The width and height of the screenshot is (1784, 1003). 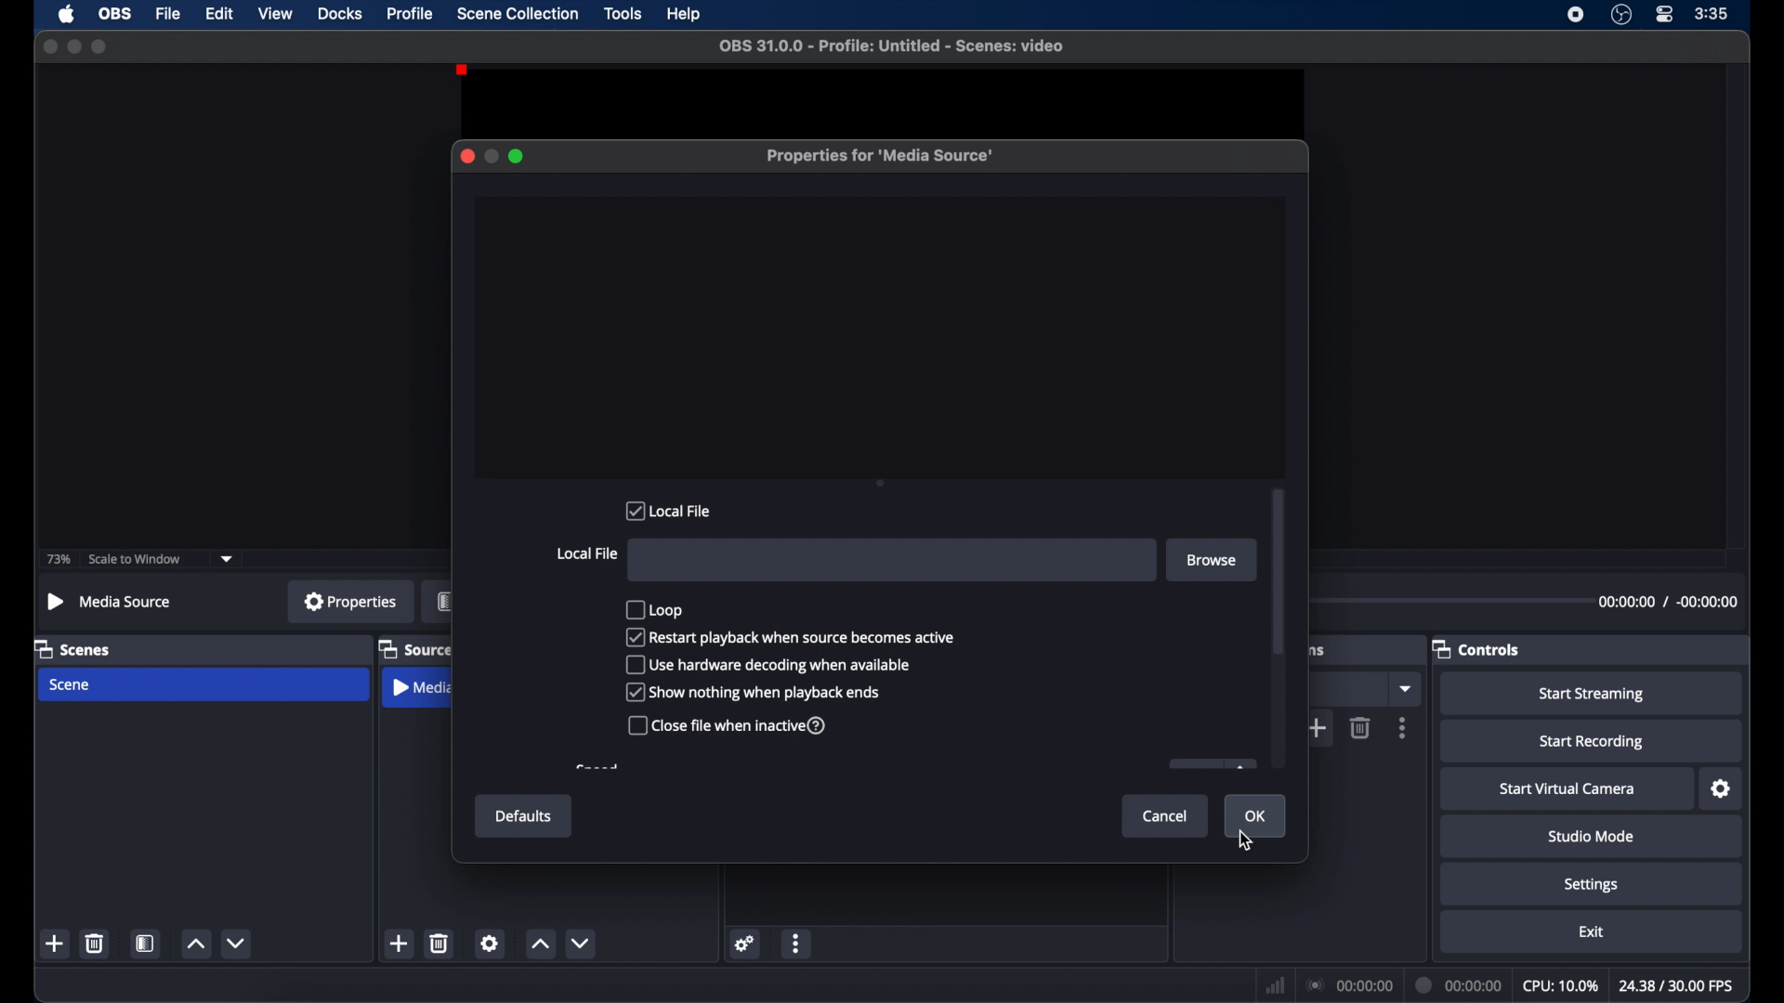 I want to click on defaults, so click(x=526, y=816).